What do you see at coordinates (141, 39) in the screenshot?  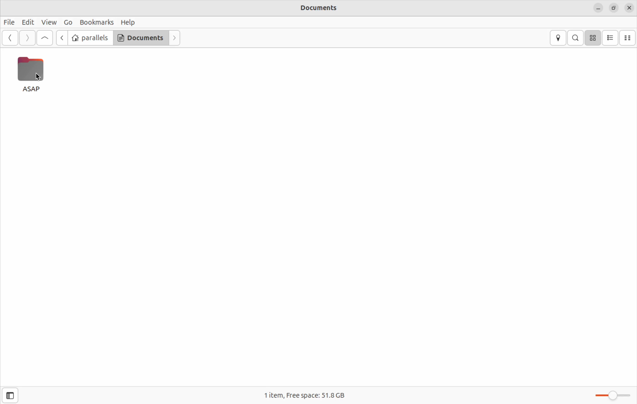 I see `Documents` at bounding box center [141, 39].